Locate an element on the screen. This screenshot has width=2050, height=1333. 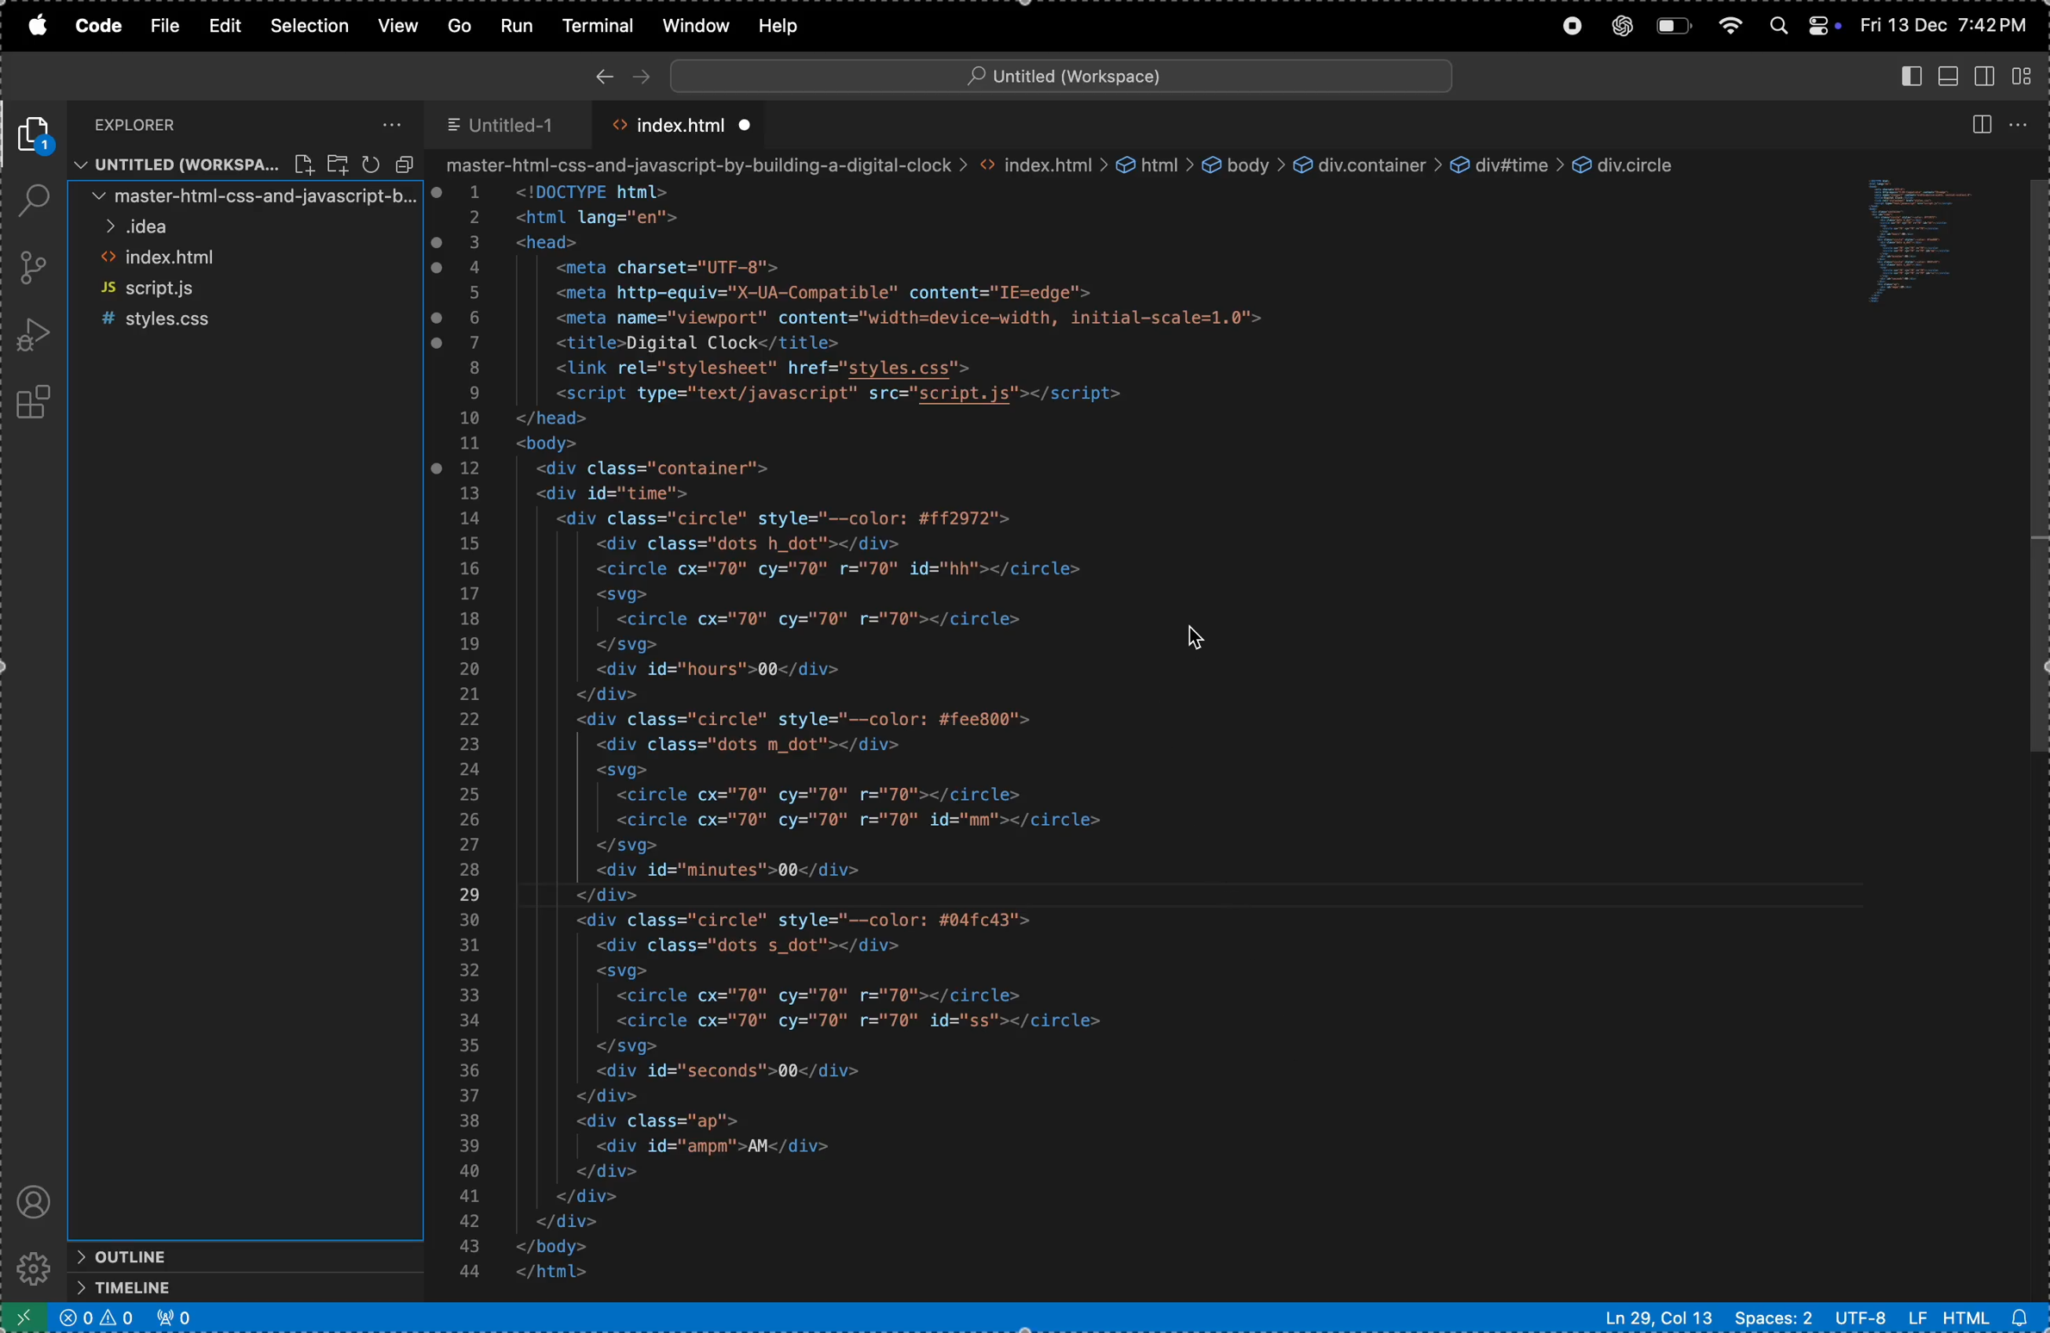
no problems is located at coordinates (96, 1320).